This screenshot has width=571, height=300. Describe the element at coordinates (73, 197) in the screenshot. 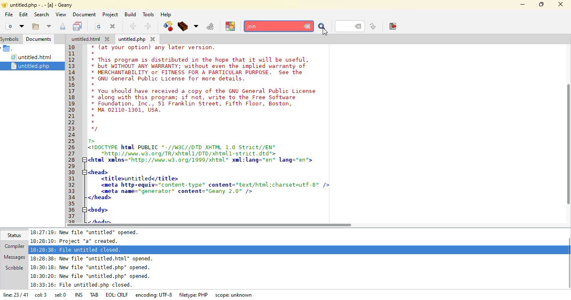

I see `34` at that location.